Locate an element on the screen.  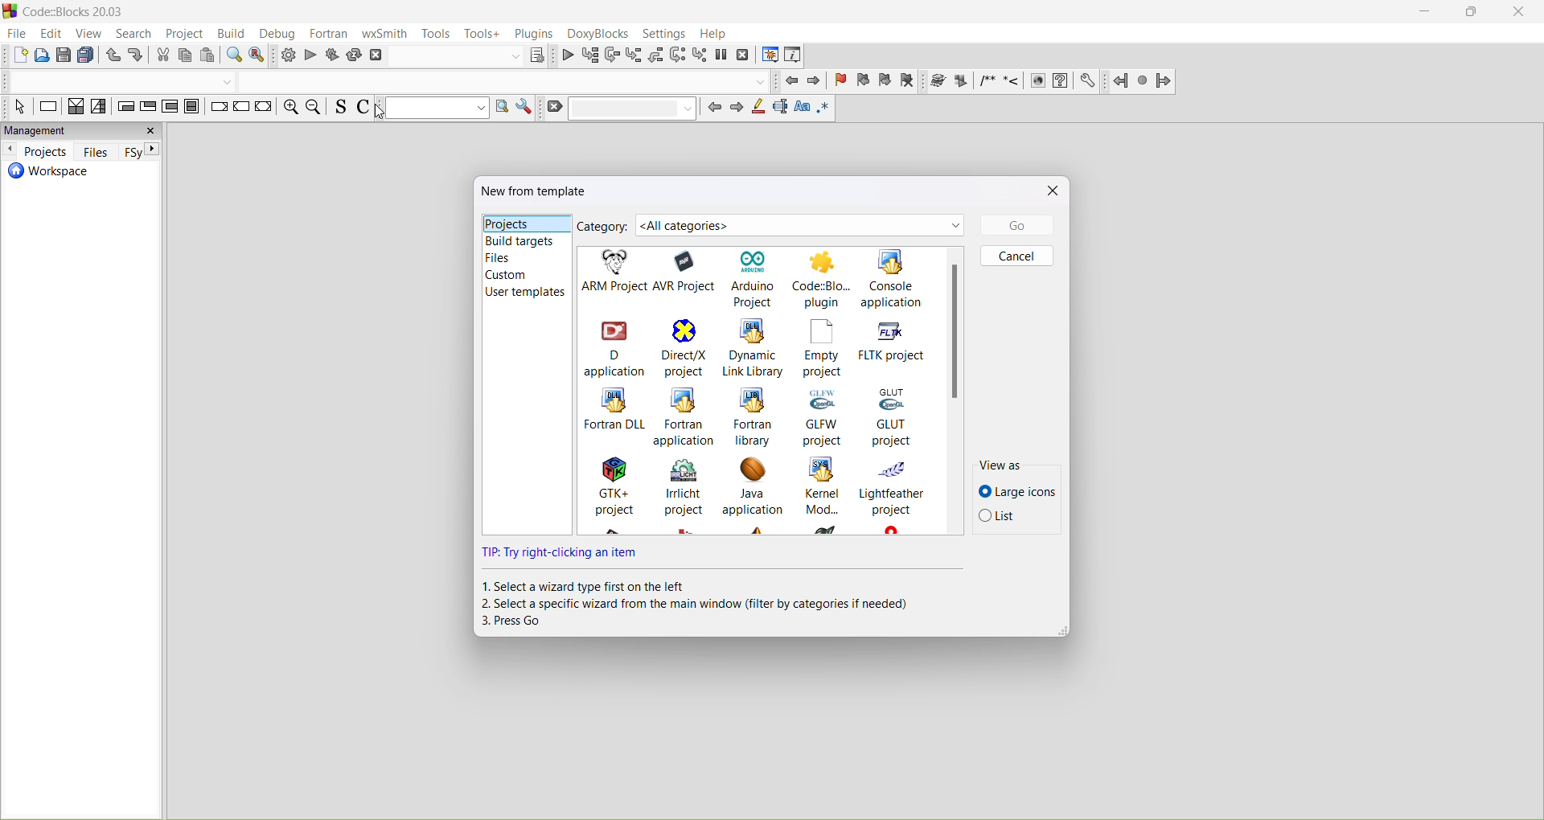
GLFW project is located at coordinates (823, 416).